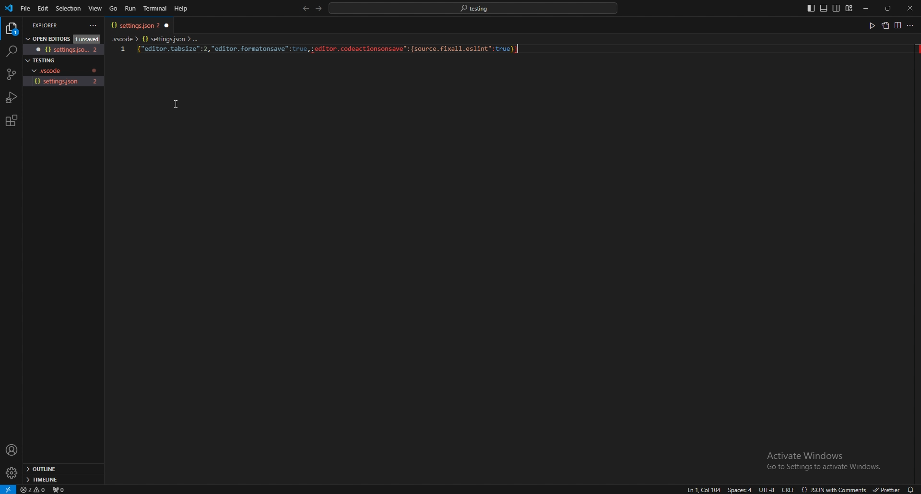 The width and height of the screenshot is (921, 494). Describe the element at coordinates (177, 103) in the screenshot. I see `cursor` at that location.